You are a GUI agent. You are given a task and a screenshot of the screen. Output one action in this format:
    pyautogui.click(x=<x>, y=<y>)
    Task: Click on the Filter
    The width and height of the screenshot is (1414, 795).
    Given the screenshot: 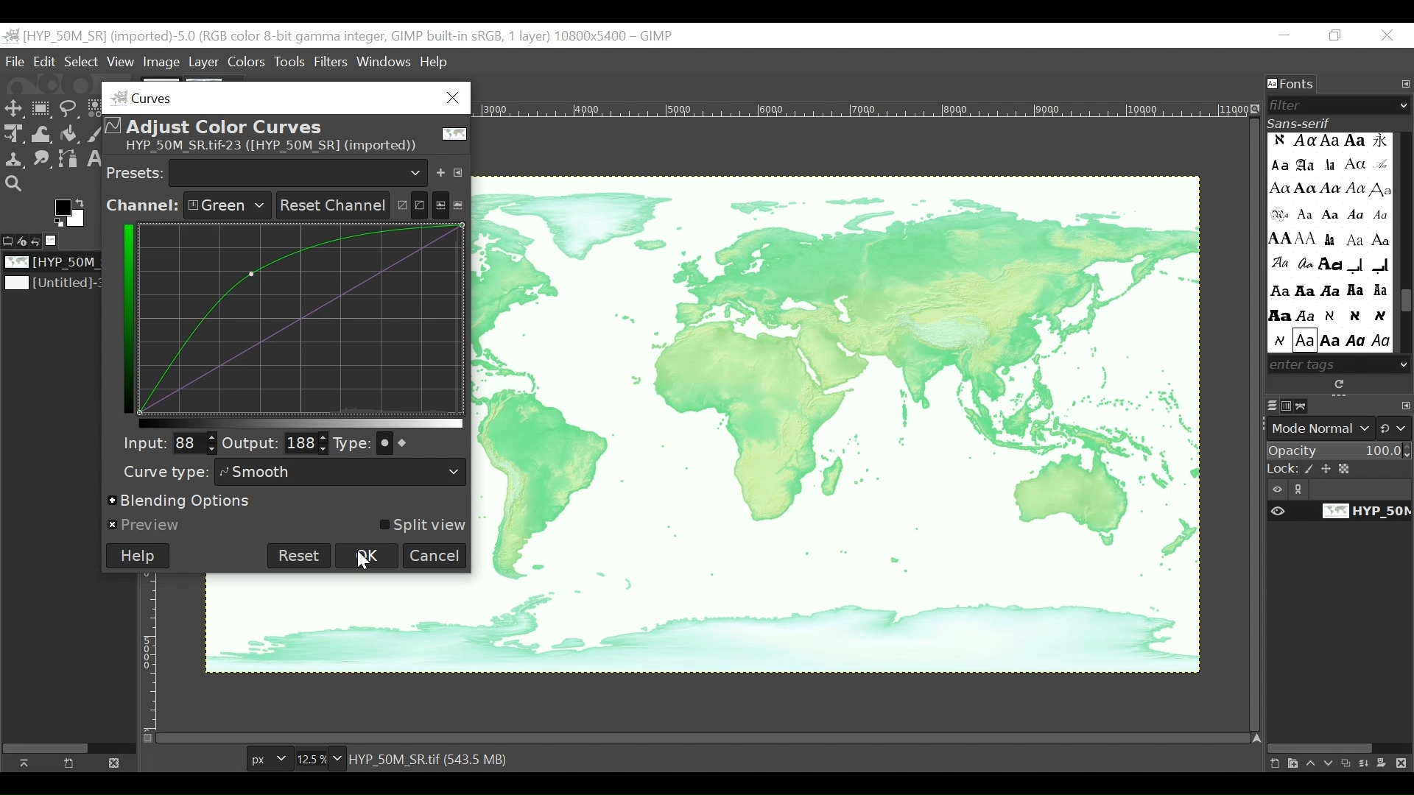 What is the action you would take?
    pyautogui.click(x=1333, y=105)
    